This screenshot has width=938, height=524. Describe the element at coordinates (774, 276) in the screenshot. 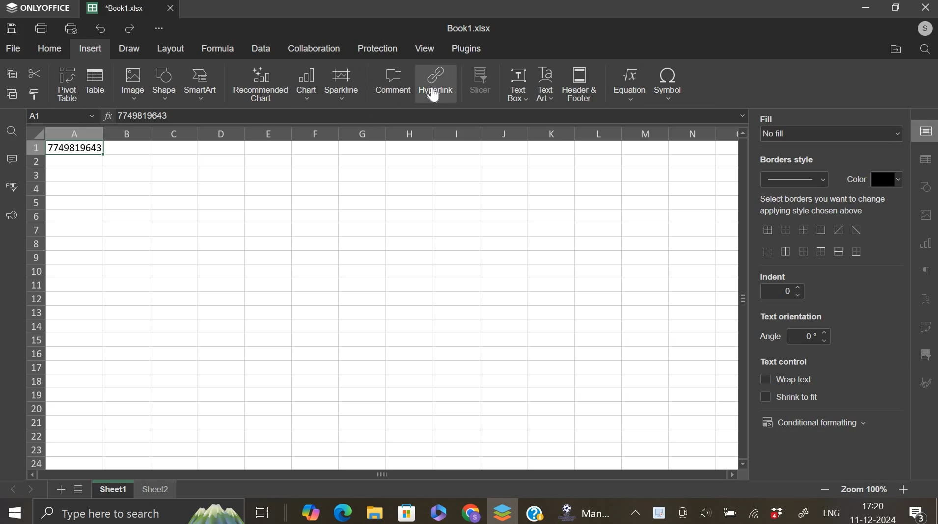

I see `text` at that location.